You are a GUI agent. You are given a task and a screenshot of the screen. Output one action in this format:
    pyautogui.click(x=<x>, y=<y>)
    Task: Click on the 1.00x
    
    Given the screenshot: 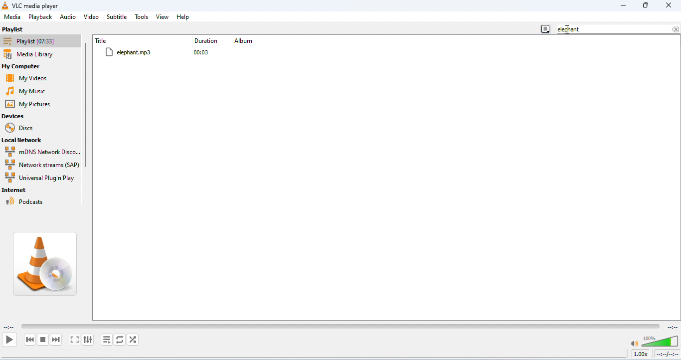 What is the action you would take?
    pyautogui.click(x=640, y=354)
    